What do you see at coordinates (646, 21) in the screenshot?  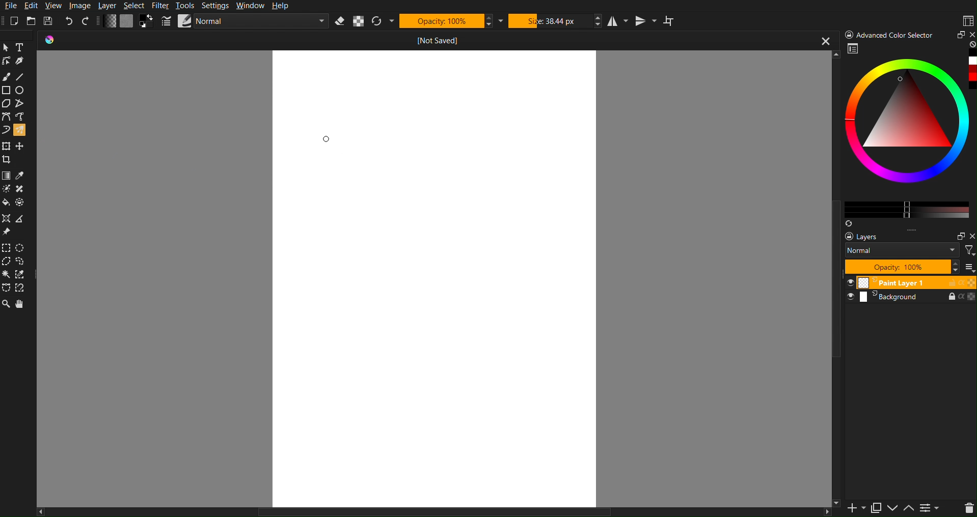 I see `Vertical Mirror` at bounding box center [646, 21].